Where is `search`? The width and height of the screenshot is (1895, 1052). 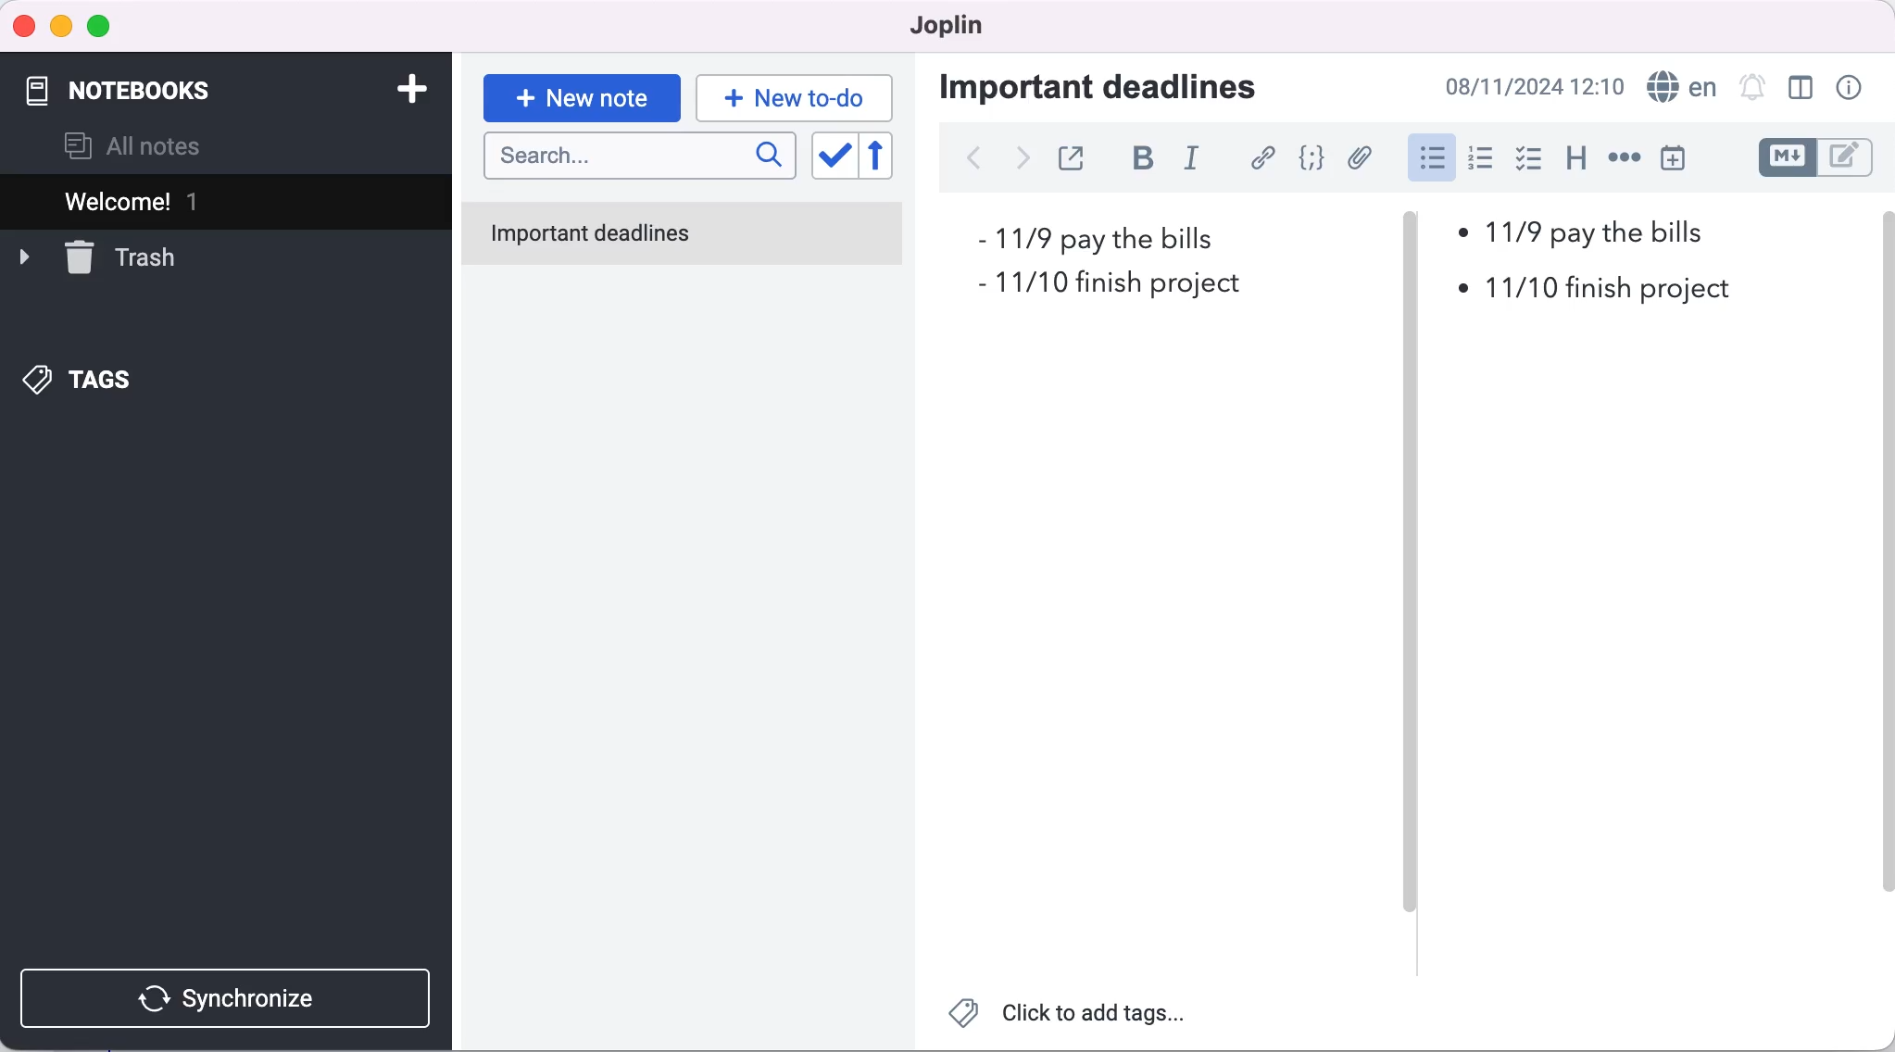 search is located at coordinates (638, 157).